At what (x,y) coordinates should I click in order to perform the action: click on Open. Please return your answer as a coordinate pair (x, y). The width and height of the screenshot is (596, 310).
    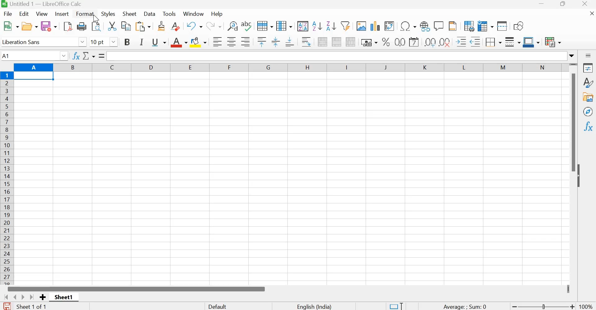
    Looking at the image, I should click on (29, 26).